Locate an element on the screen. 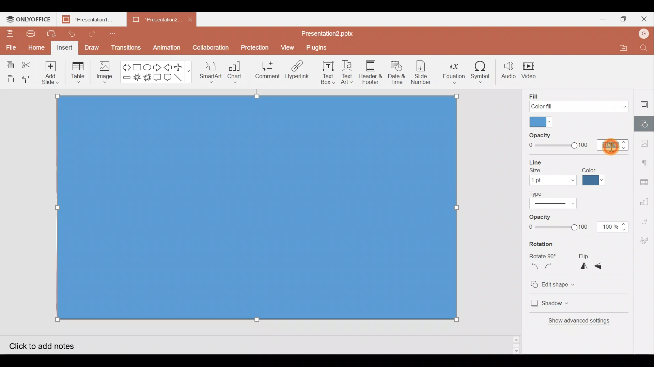 This screenshot has width=654, height=367. View is located at coordinates (286, 48).